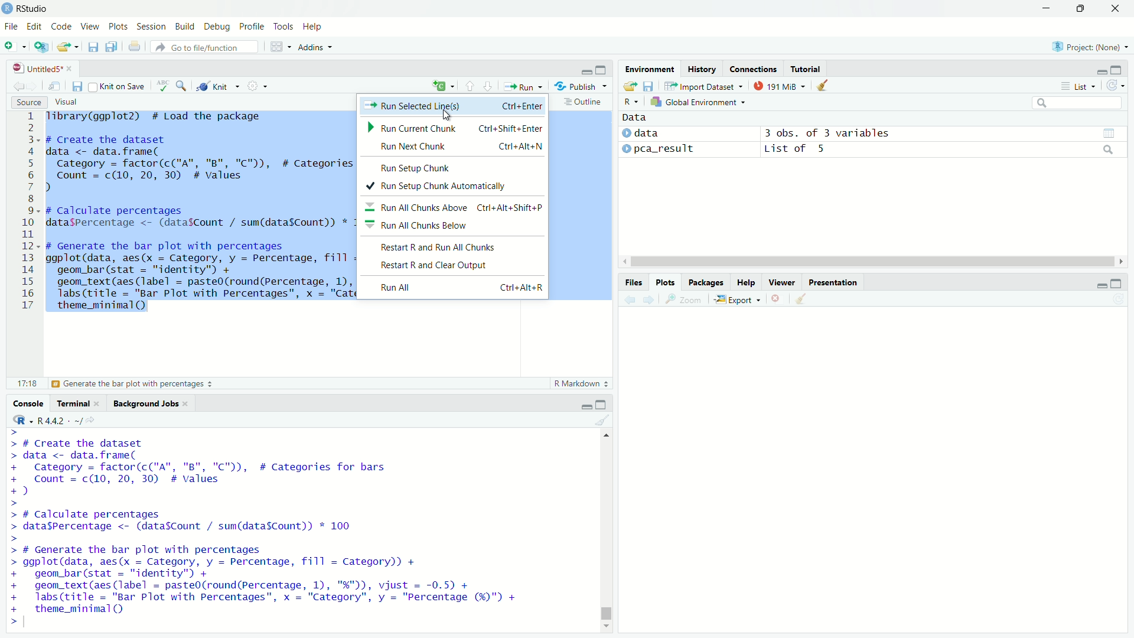 The height and width of the screenshot is (638, 1134). Describe the element at coordinates (83, 383) in the screenshot. I see `calculate percentages` at that location.